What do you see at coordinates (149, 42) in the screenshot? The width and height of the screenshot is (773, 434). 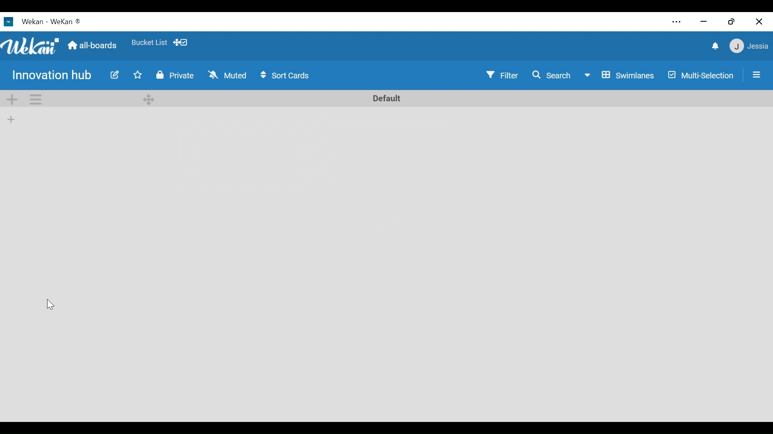 I see `Shortcut to favorites` at bounding box center [149, 42].